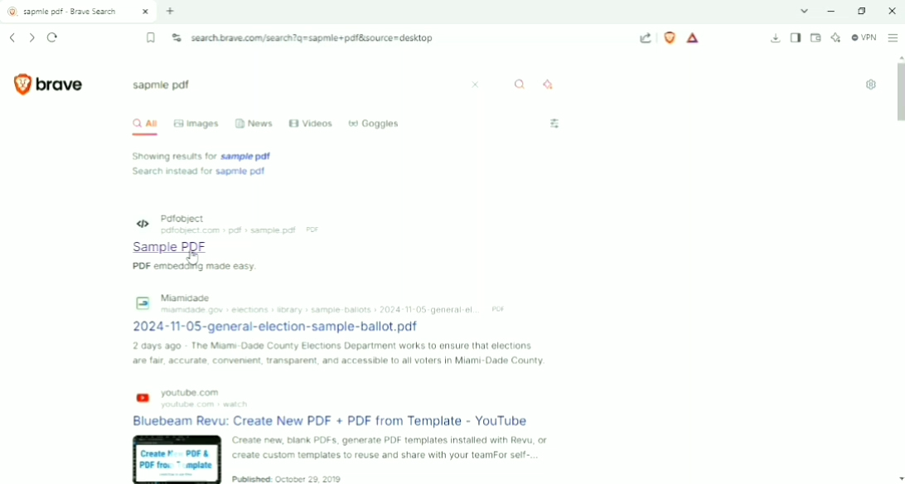 The height and width of the screenshot is (484, 905). Describe the element at coordinates (390, 448) in the screenshot. I see `(Create new. blank PDFs. generate POF templates installed with Revu, or
Create custom templates to reuse and share with your teamFor seif-.` at that location.